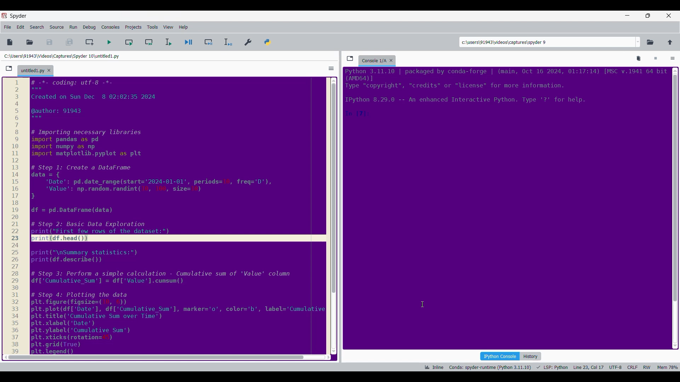  Describe the element at coordinates (423, 305) in the screenshot. I see `cursor` at that location.